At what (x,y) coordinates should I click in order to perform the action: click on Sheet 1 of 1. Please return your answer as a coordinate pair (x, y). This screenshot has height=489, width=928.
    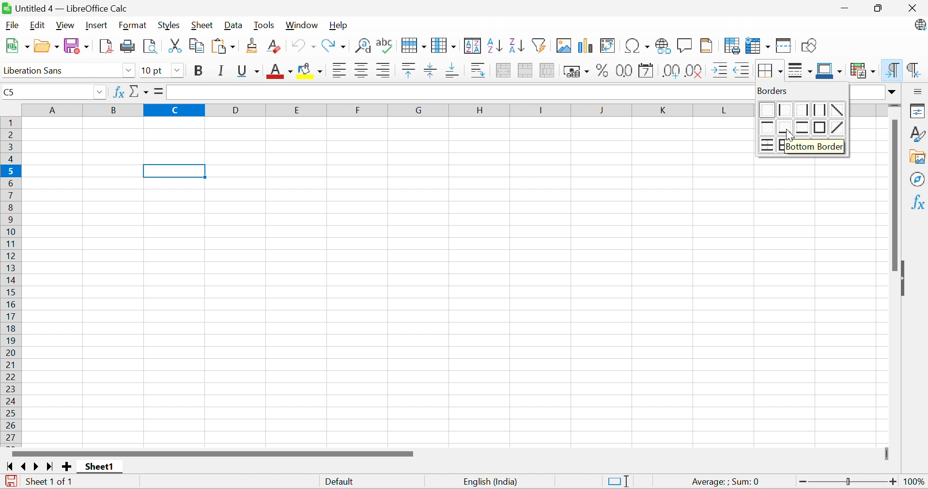
    Looking at the image, I should click on (49, 480).